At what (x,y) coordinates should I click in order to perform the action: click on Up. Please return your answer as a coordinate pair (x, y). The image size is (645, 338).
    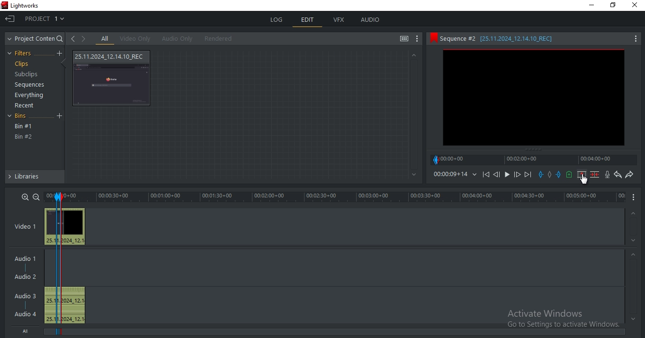
    Looking at the image, I should click on (634, 212).